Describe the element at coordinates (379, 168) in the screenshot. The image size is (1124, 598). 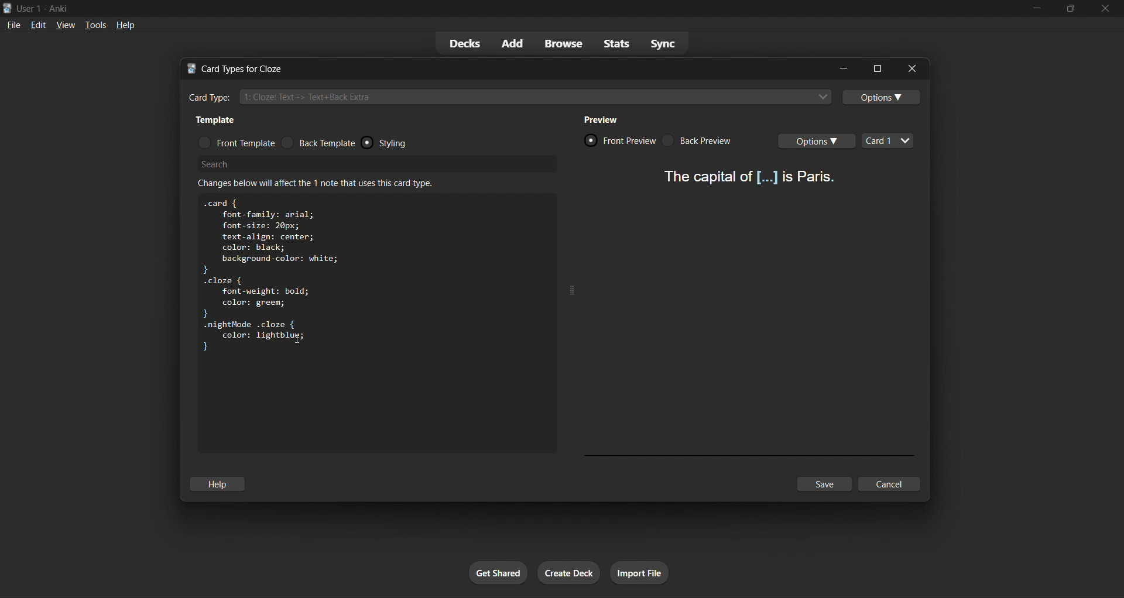
I see `search bar` at that location.